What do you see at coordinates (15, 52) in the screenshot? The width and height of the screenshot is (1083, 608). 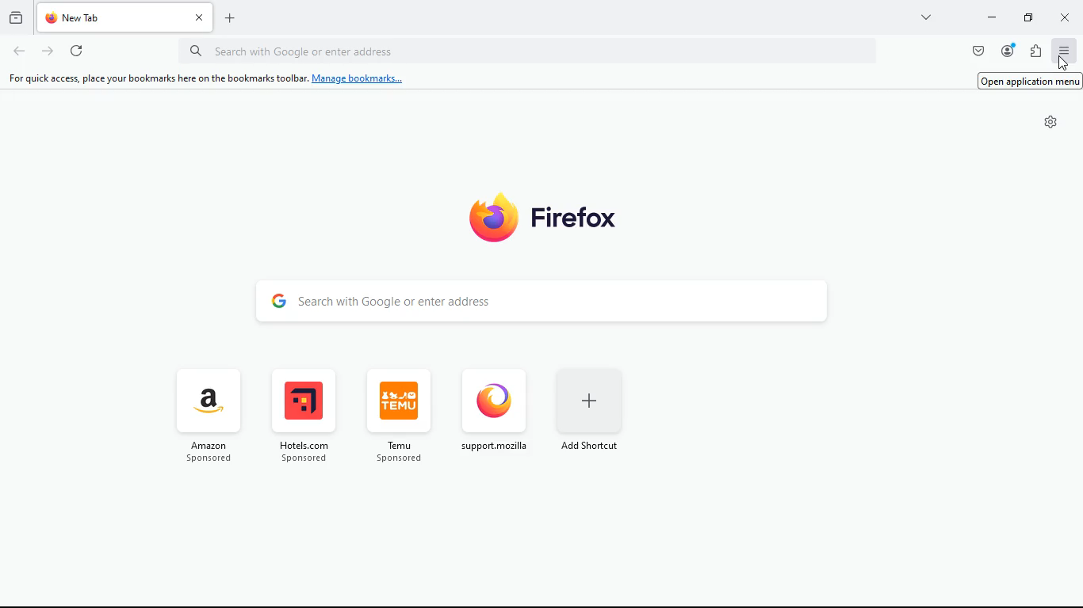 I see `back` at bounding box center [15, 52].